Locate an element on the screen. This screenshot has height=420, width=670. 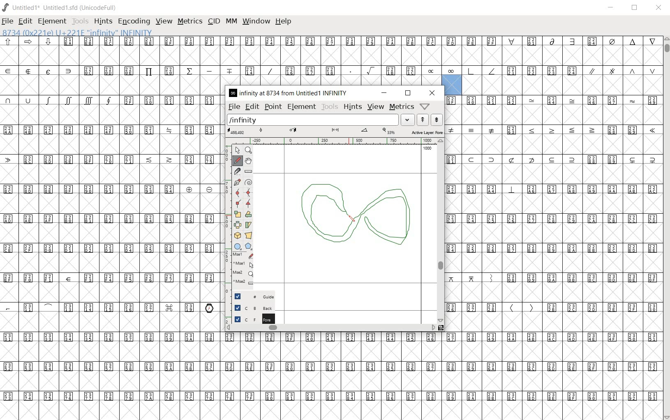
empty glyph slots is located at coordinates (562, 85).